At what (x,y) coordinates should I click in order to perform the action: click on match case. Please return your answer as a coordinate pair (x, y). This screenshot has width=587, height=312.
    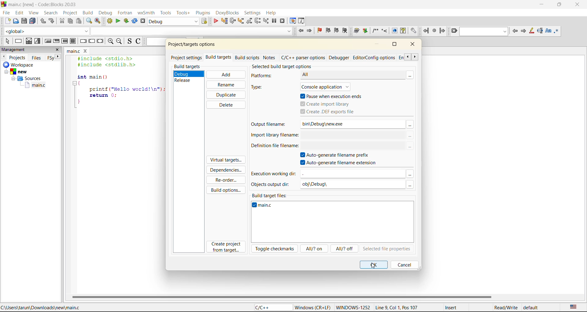
    Looking at the image, I should click on (548, 31).